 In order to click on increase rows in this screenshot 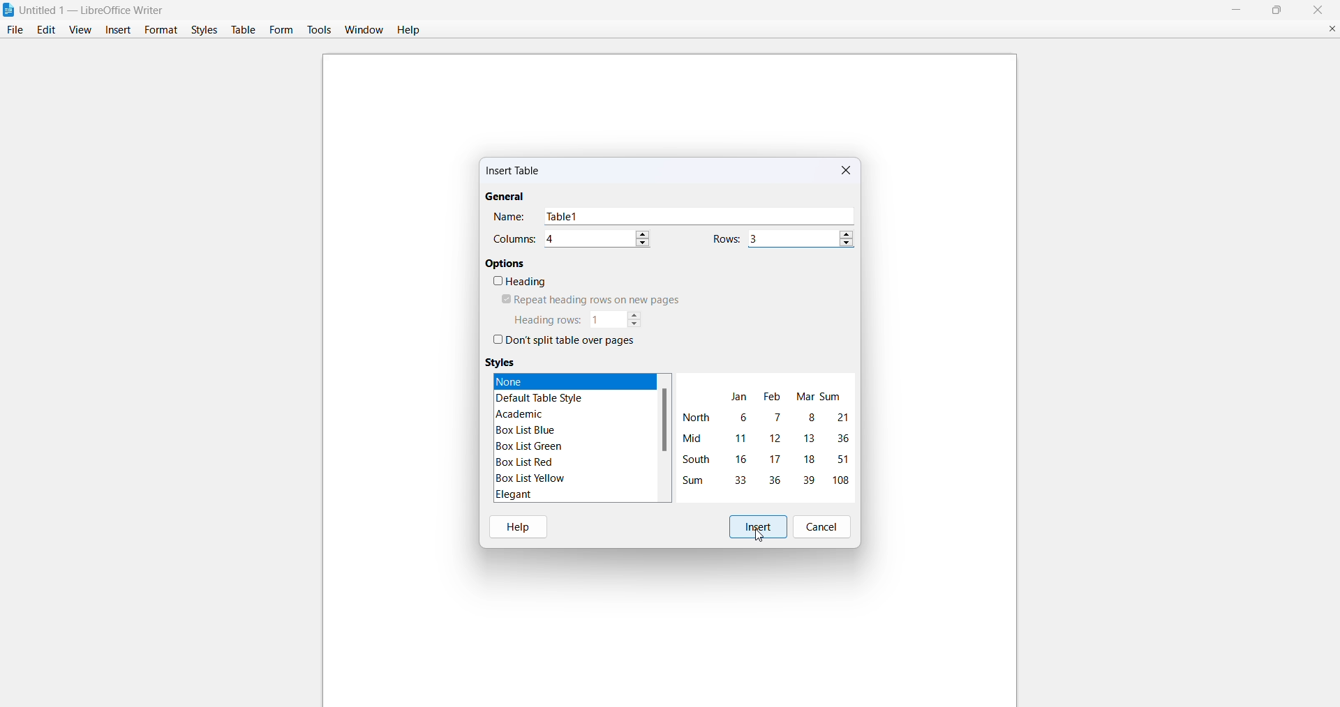, I will do `click(847, 233)`.